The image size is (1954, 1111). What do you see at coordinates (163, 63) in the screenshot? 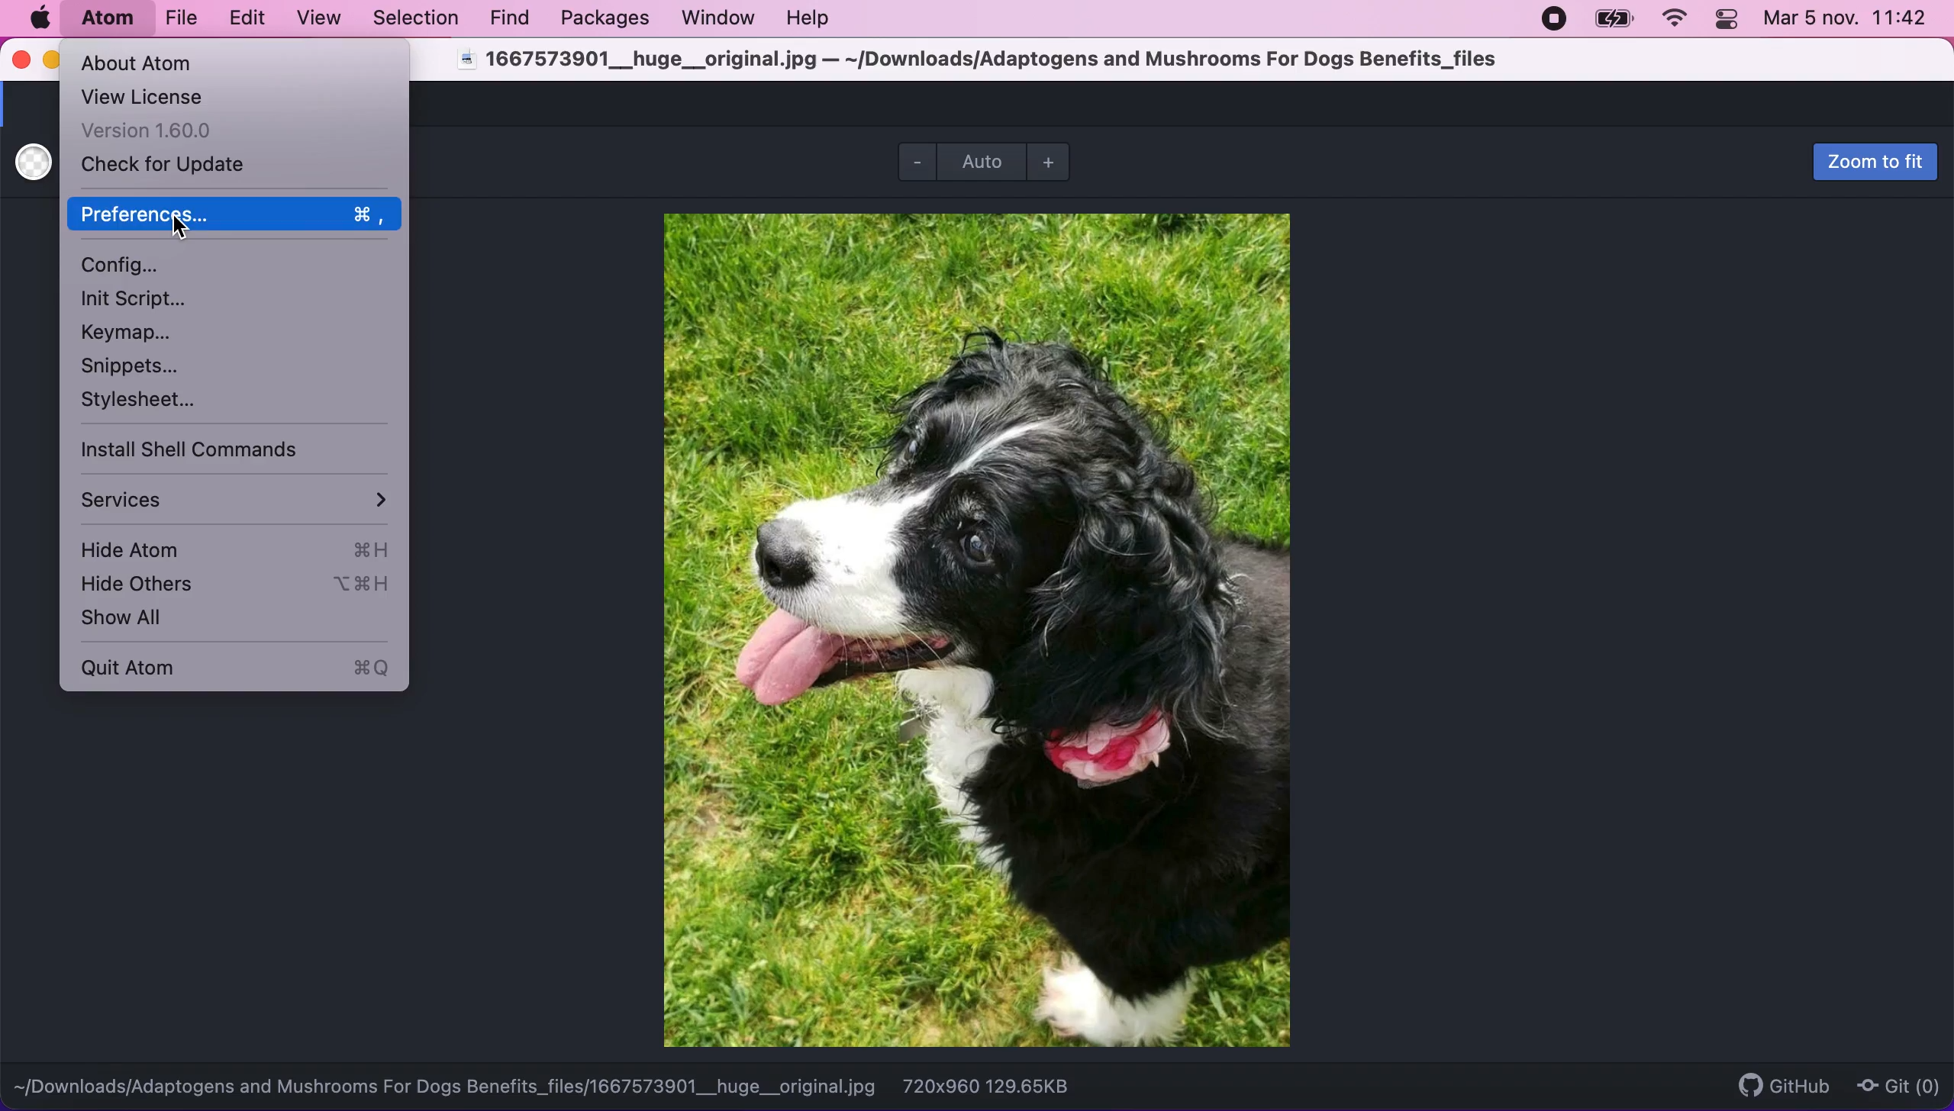
I see `about atom` at bounding box center [163, 63].